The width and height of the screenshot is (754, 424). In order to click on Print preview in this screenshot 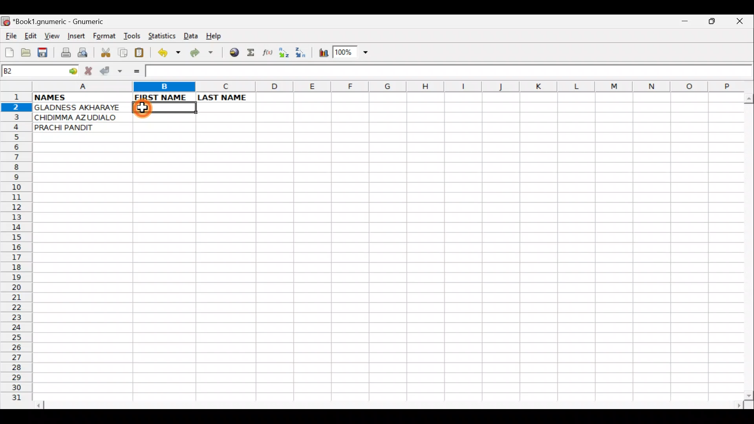, I will do `click(83, 54)`.